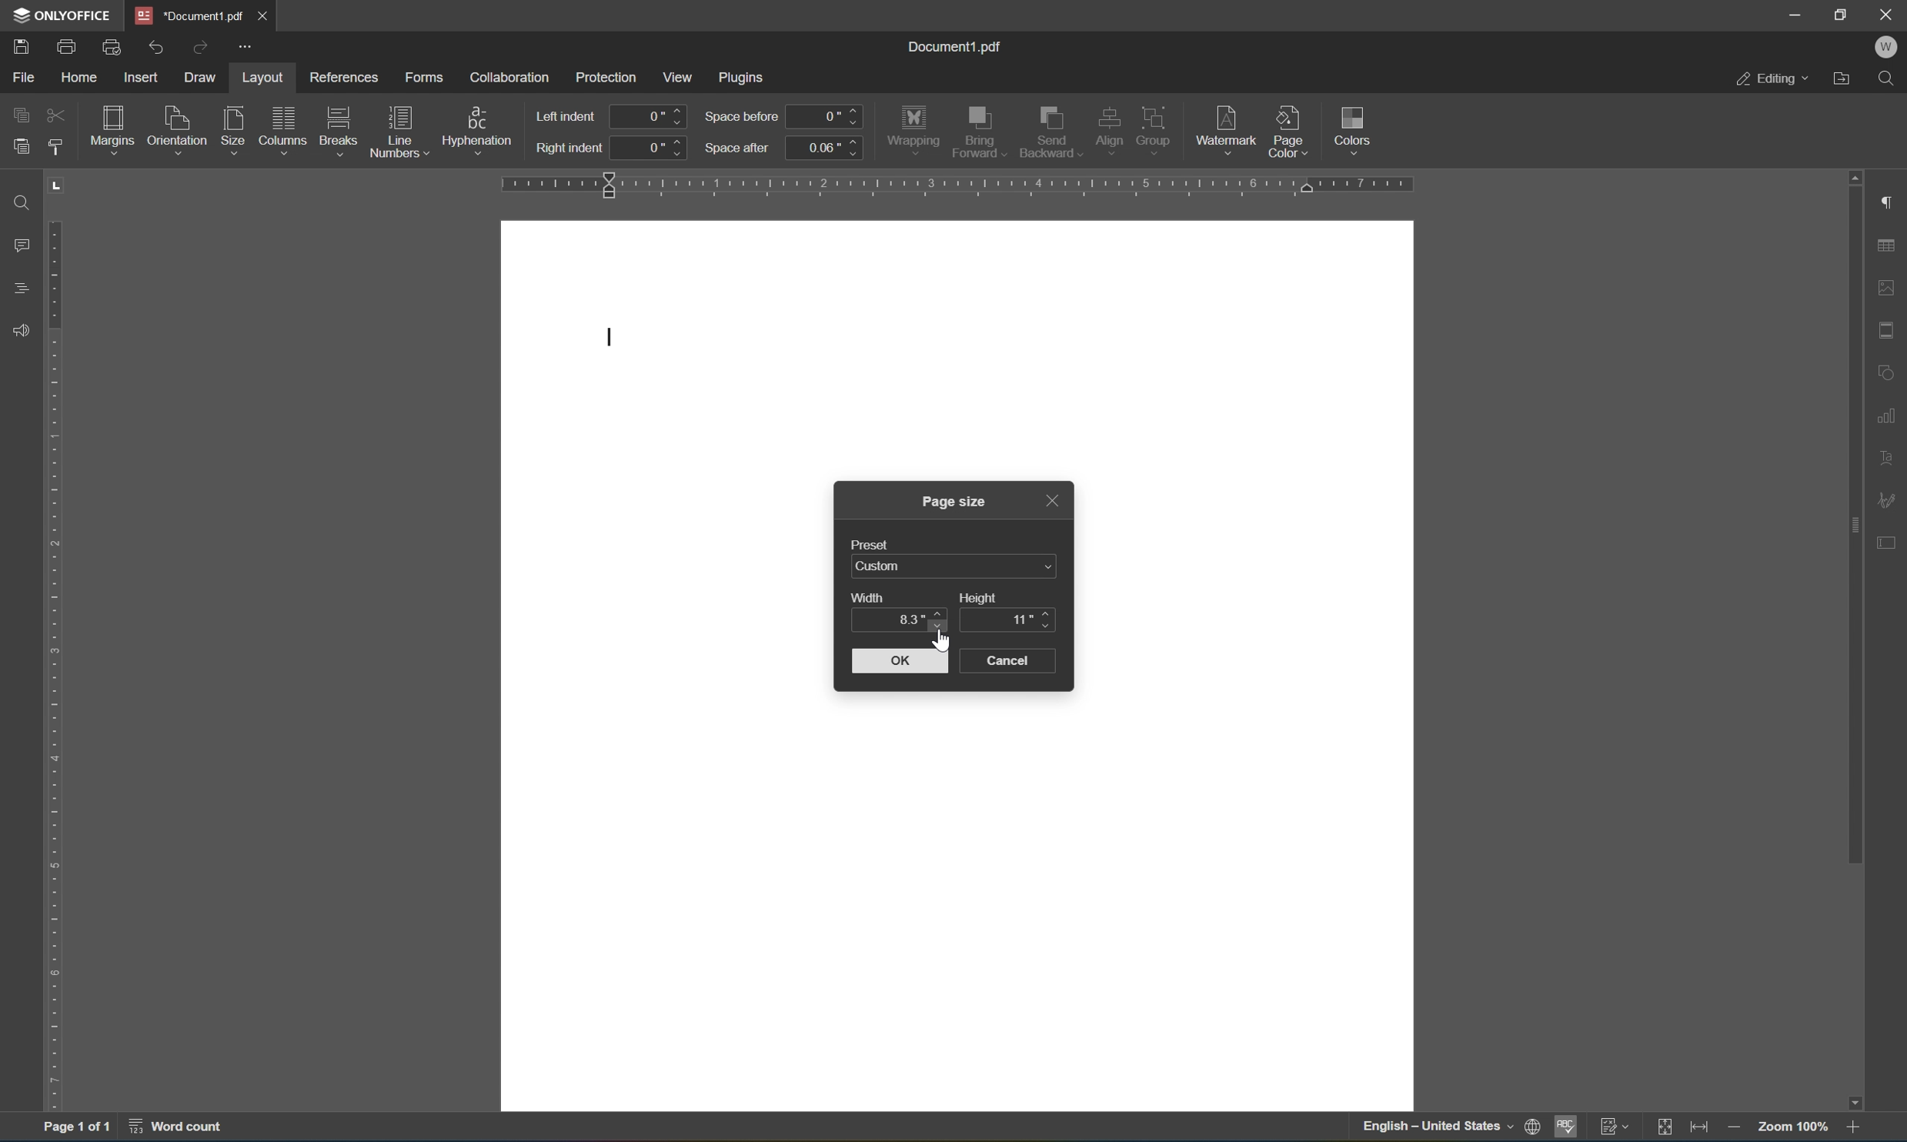 Image resolution: width=1907 pixels, height=1142 pixels. What do you see at coordinates (667, 584) in the screenshot?
I see `workspace` at bounding box center [667, 584].